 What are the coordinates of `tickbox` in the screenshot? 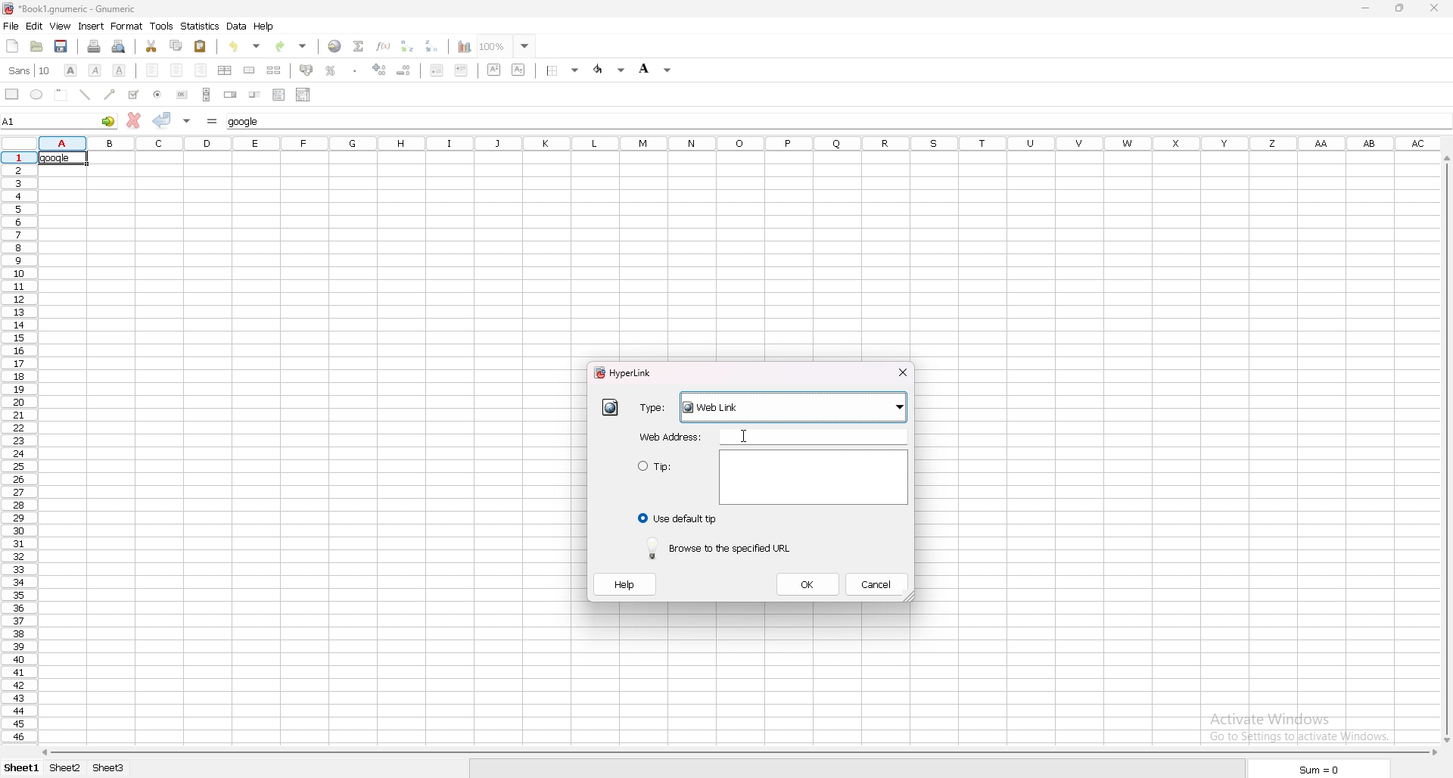 It's located at (134, 95).